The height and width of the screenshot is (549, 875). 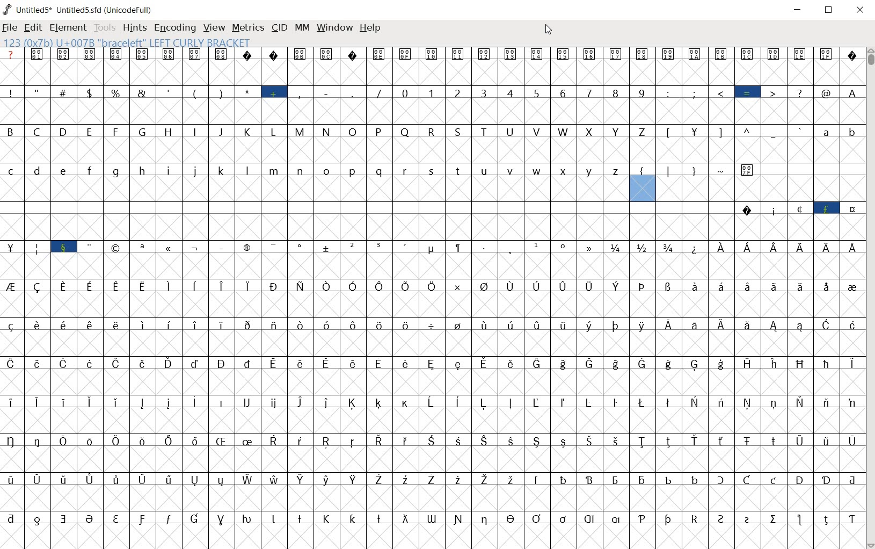 I want to click on encoding, so click(x=174, y=27).